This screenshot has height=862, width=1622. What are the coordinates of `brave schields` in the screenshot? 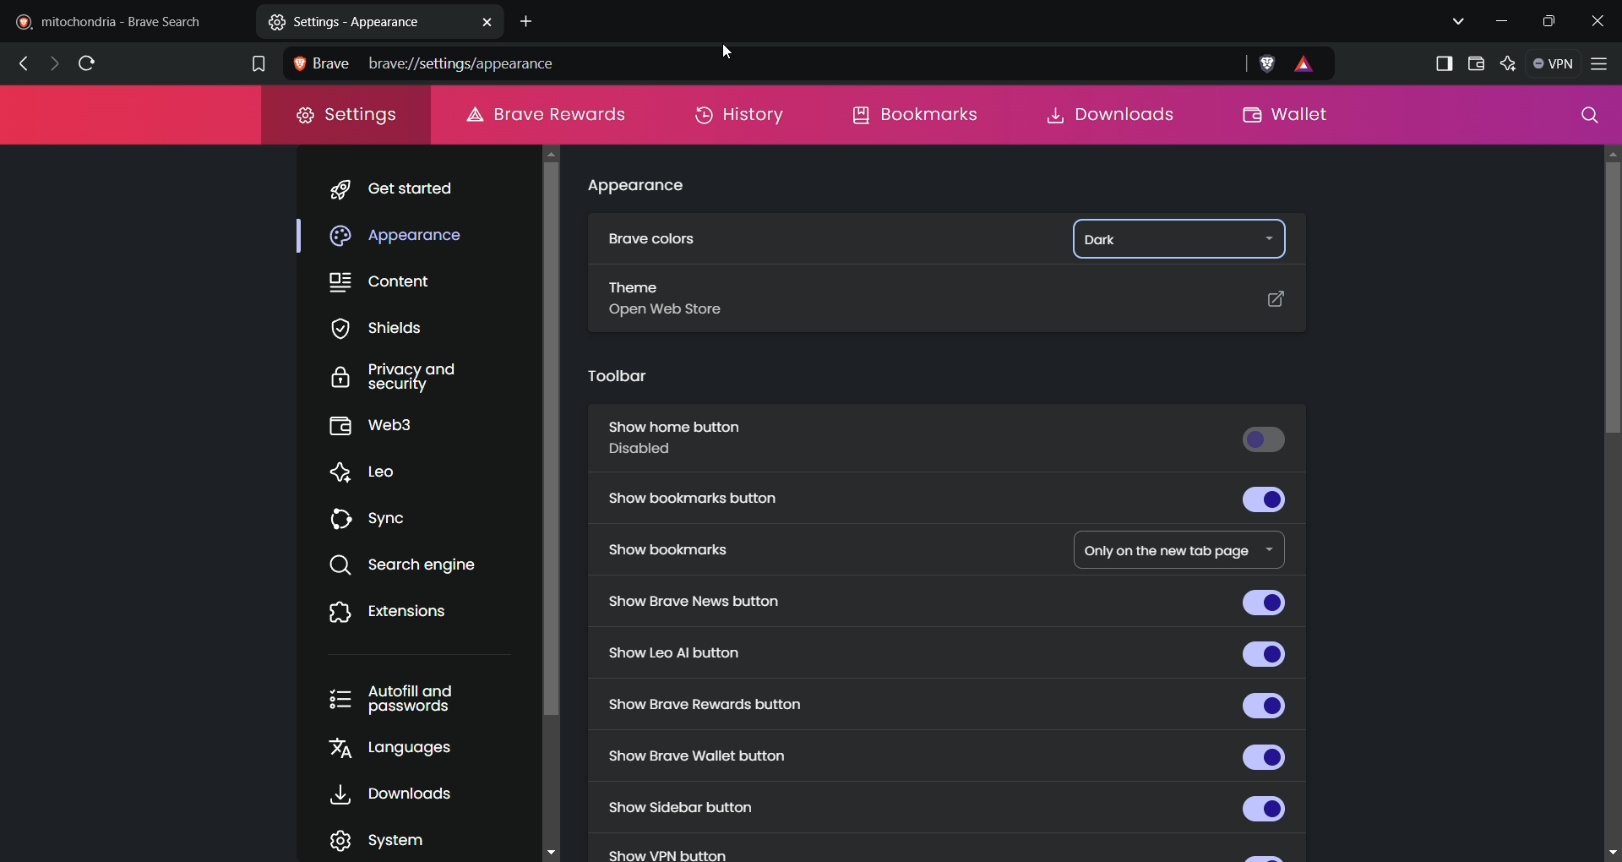 It's located at (1268, 63).